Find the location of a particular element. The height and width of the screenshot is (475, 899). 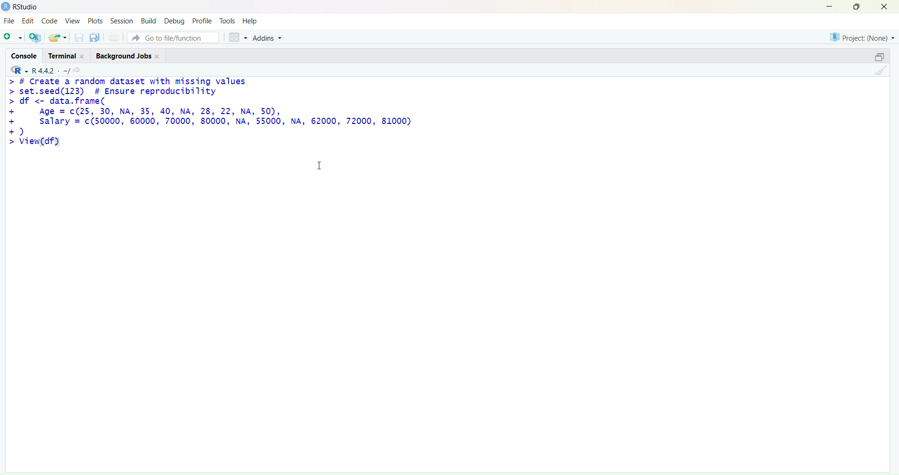

save current documet is located at coordinates (78, 38).